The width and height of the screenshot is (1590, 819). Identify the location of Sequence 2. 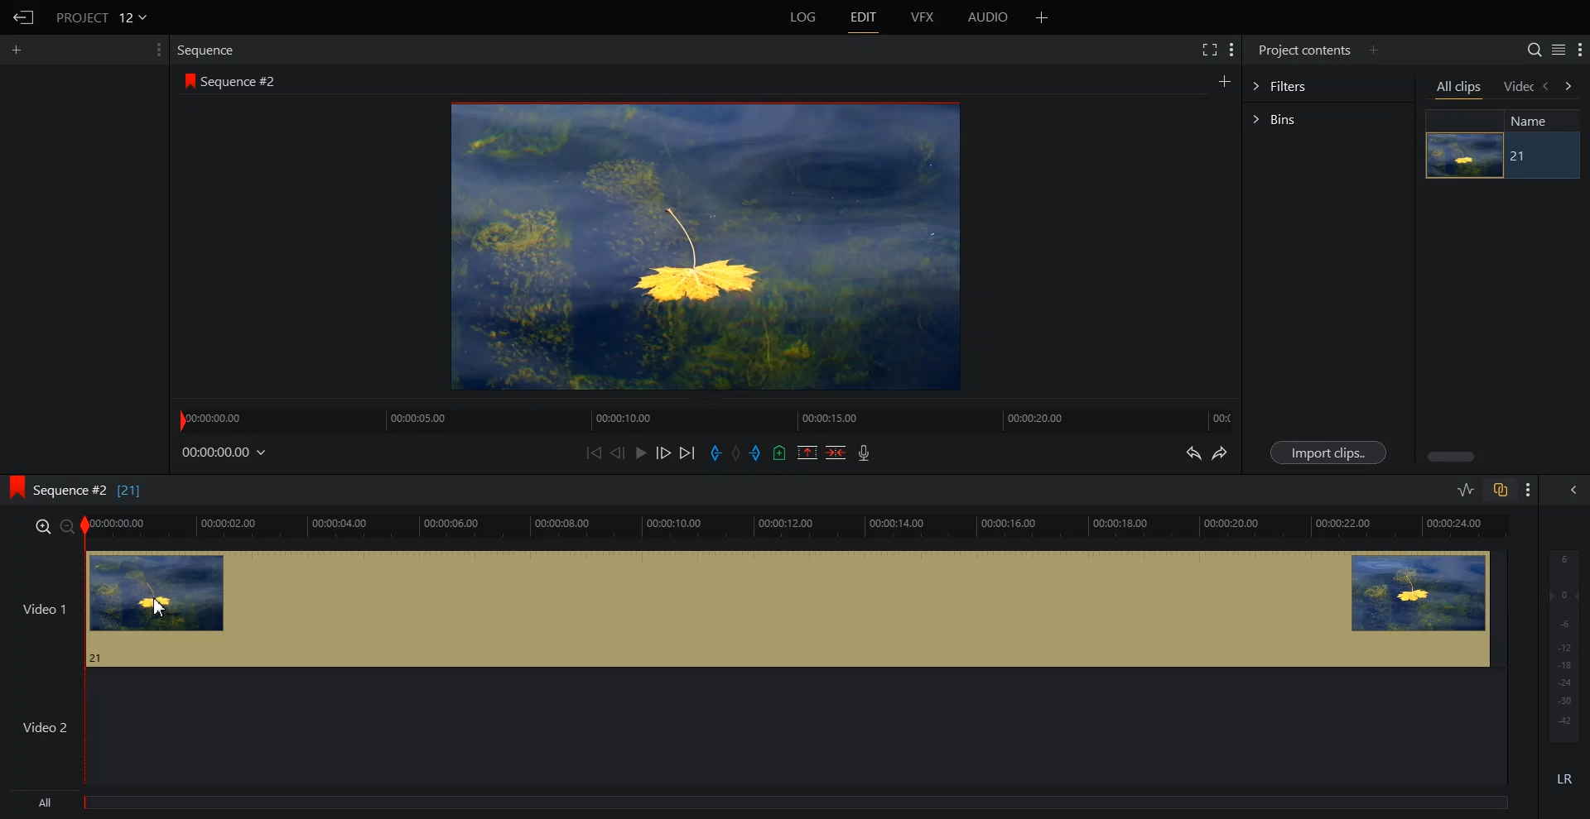
(239, 82).